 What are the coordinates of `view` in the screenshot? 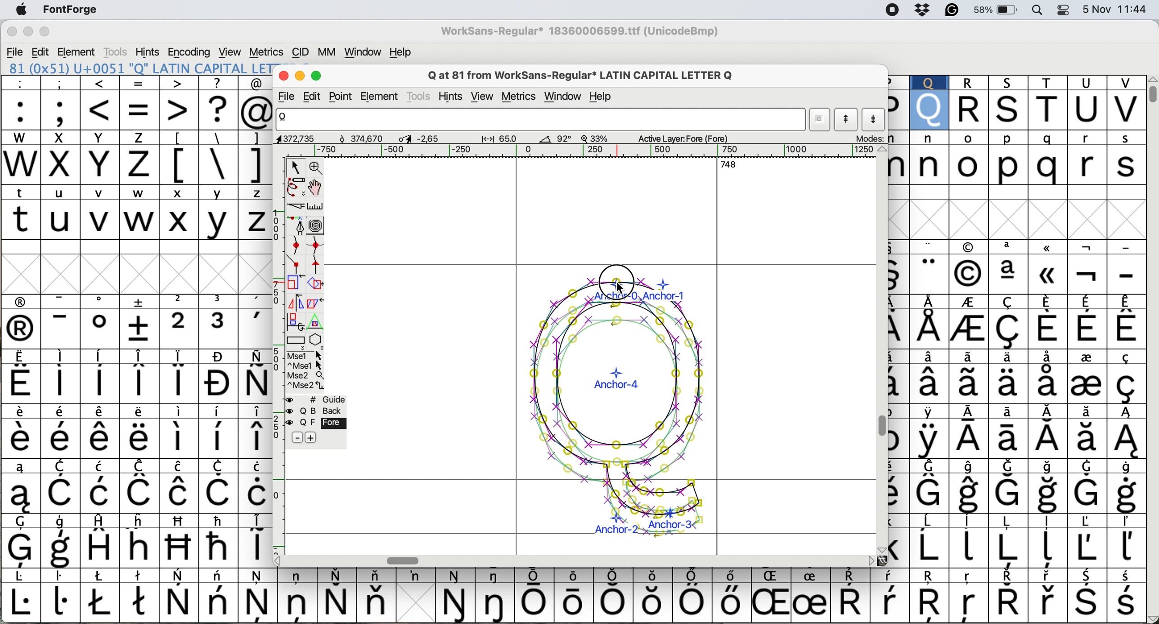 It's located at (233, 51).